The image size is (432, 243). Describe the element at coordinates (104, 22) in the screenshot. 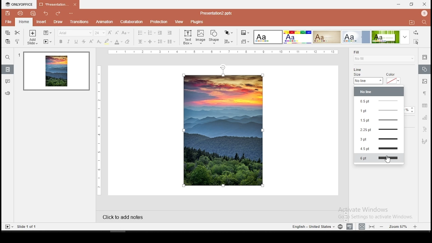

I see `animation` at that location.